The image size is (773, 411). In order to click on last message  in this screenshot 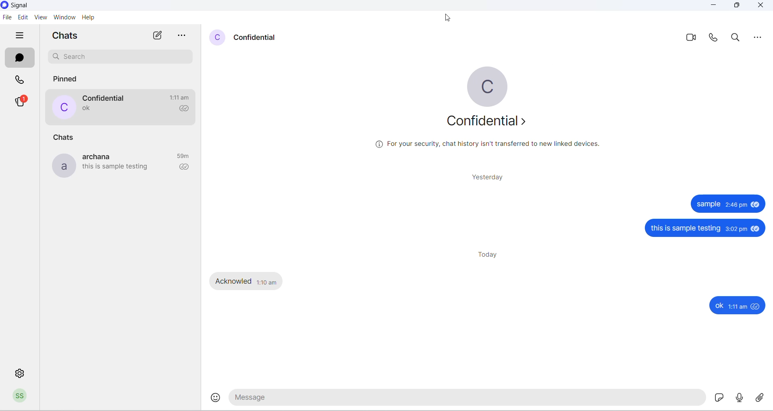, I will do `click(120, 168)`.